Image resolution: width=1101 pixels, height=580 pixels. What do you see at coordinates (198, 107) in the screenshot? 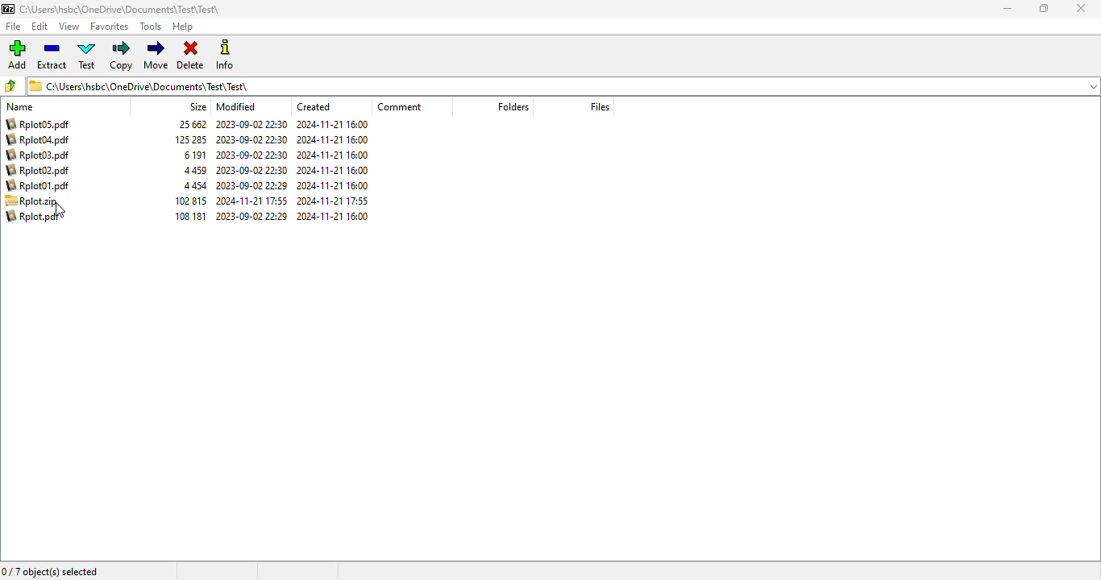
I see `size` at bounding box center [198, 107].